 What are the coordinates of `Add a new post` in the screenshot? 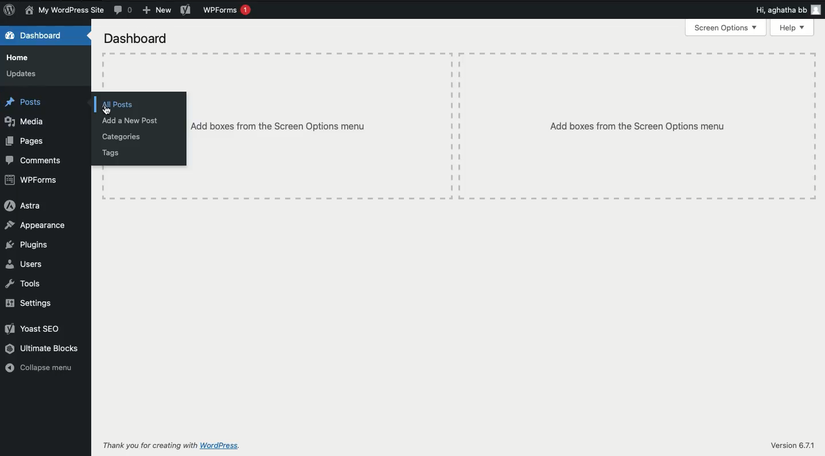 It's located at (131, 121).